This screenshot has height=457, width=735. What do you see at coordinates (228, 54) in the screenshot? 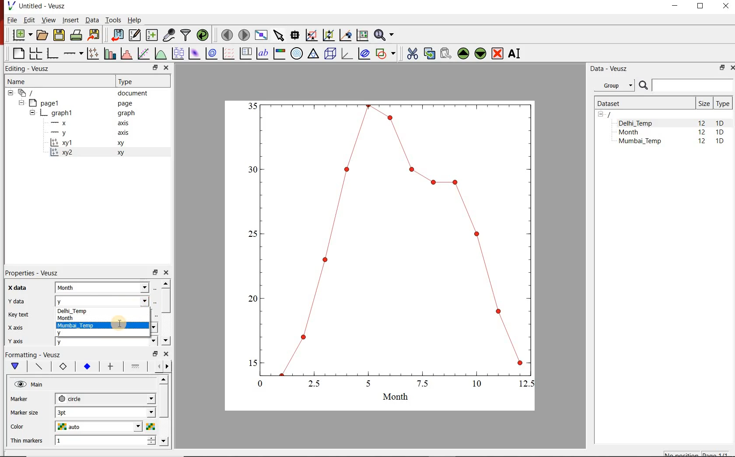
I see `plot a vector field` at bounding box center [228, 54].